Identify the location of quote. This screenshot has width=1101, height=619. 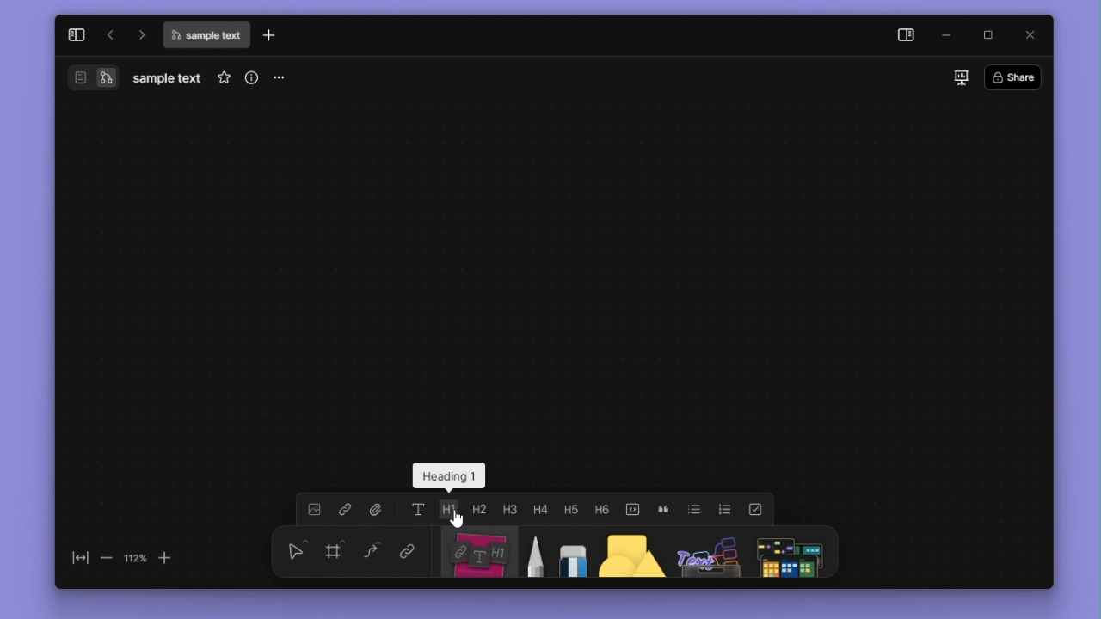
(663, 510).